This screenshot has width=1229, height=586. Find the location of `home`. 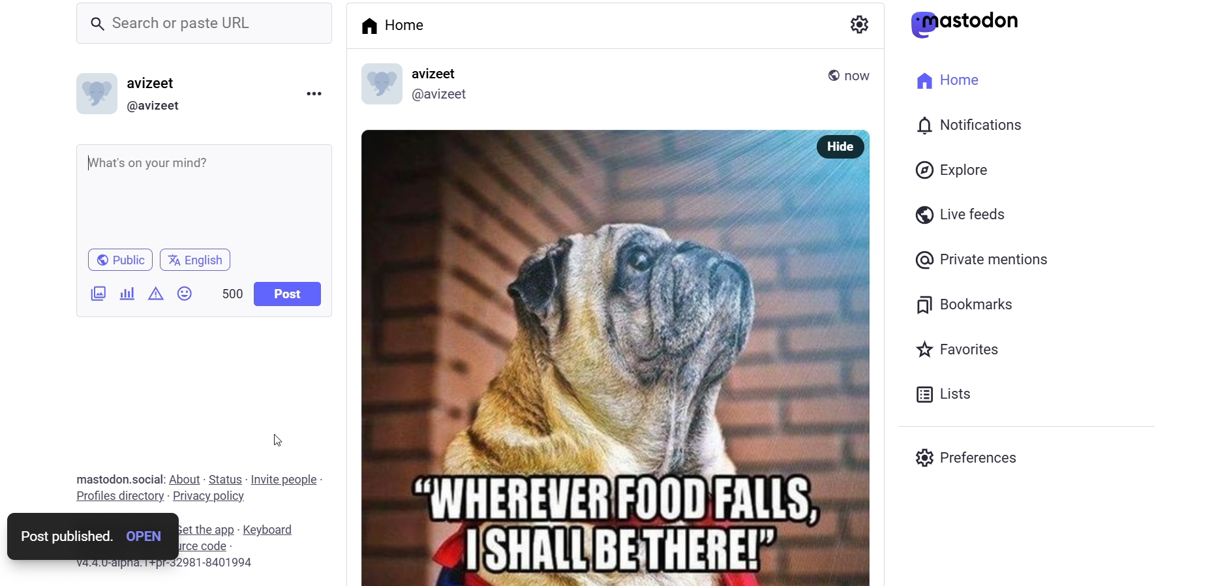

home is located at coordinates (952, 80).